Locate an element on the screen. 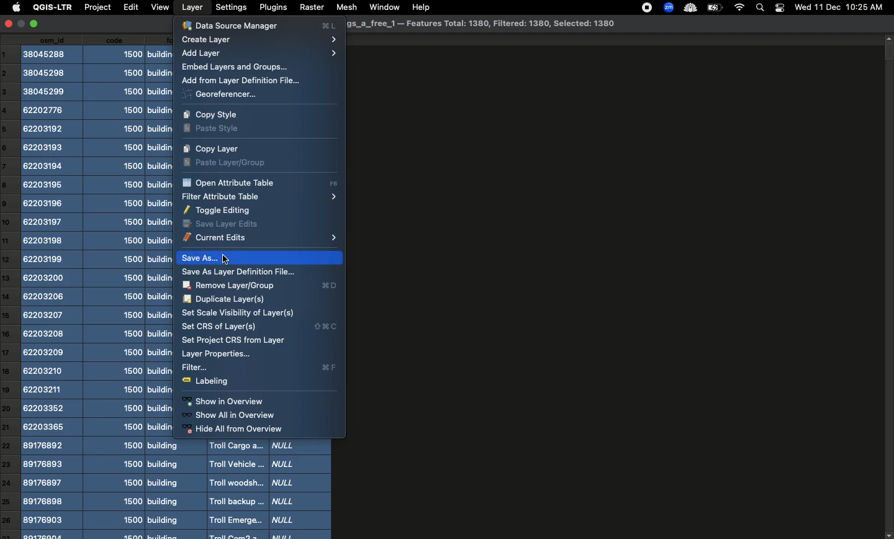 The image size is (894, 539). Help is located at coordinates (420, 8).